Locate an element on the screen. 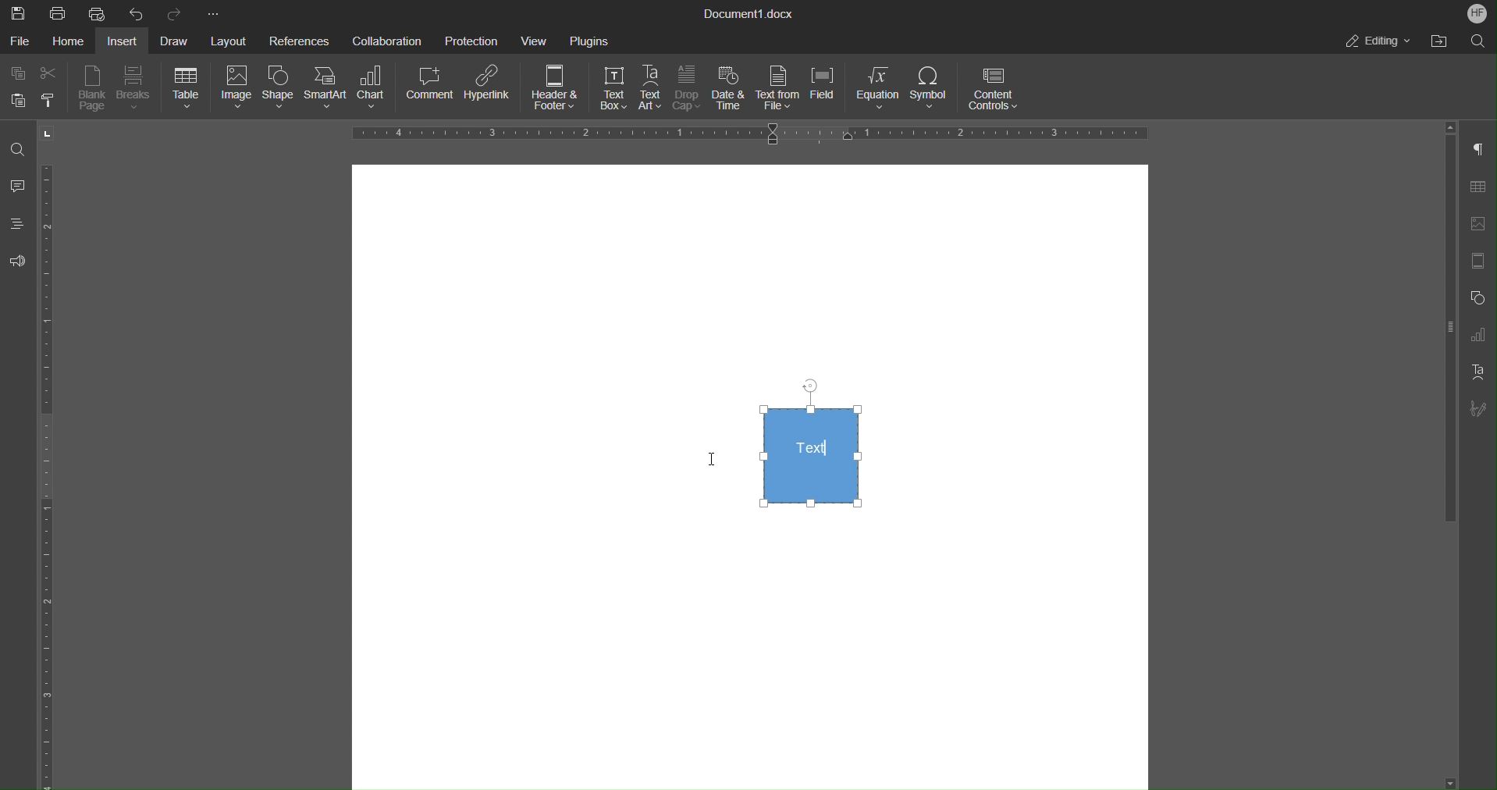  Insert is located at coordinates (126, 41).